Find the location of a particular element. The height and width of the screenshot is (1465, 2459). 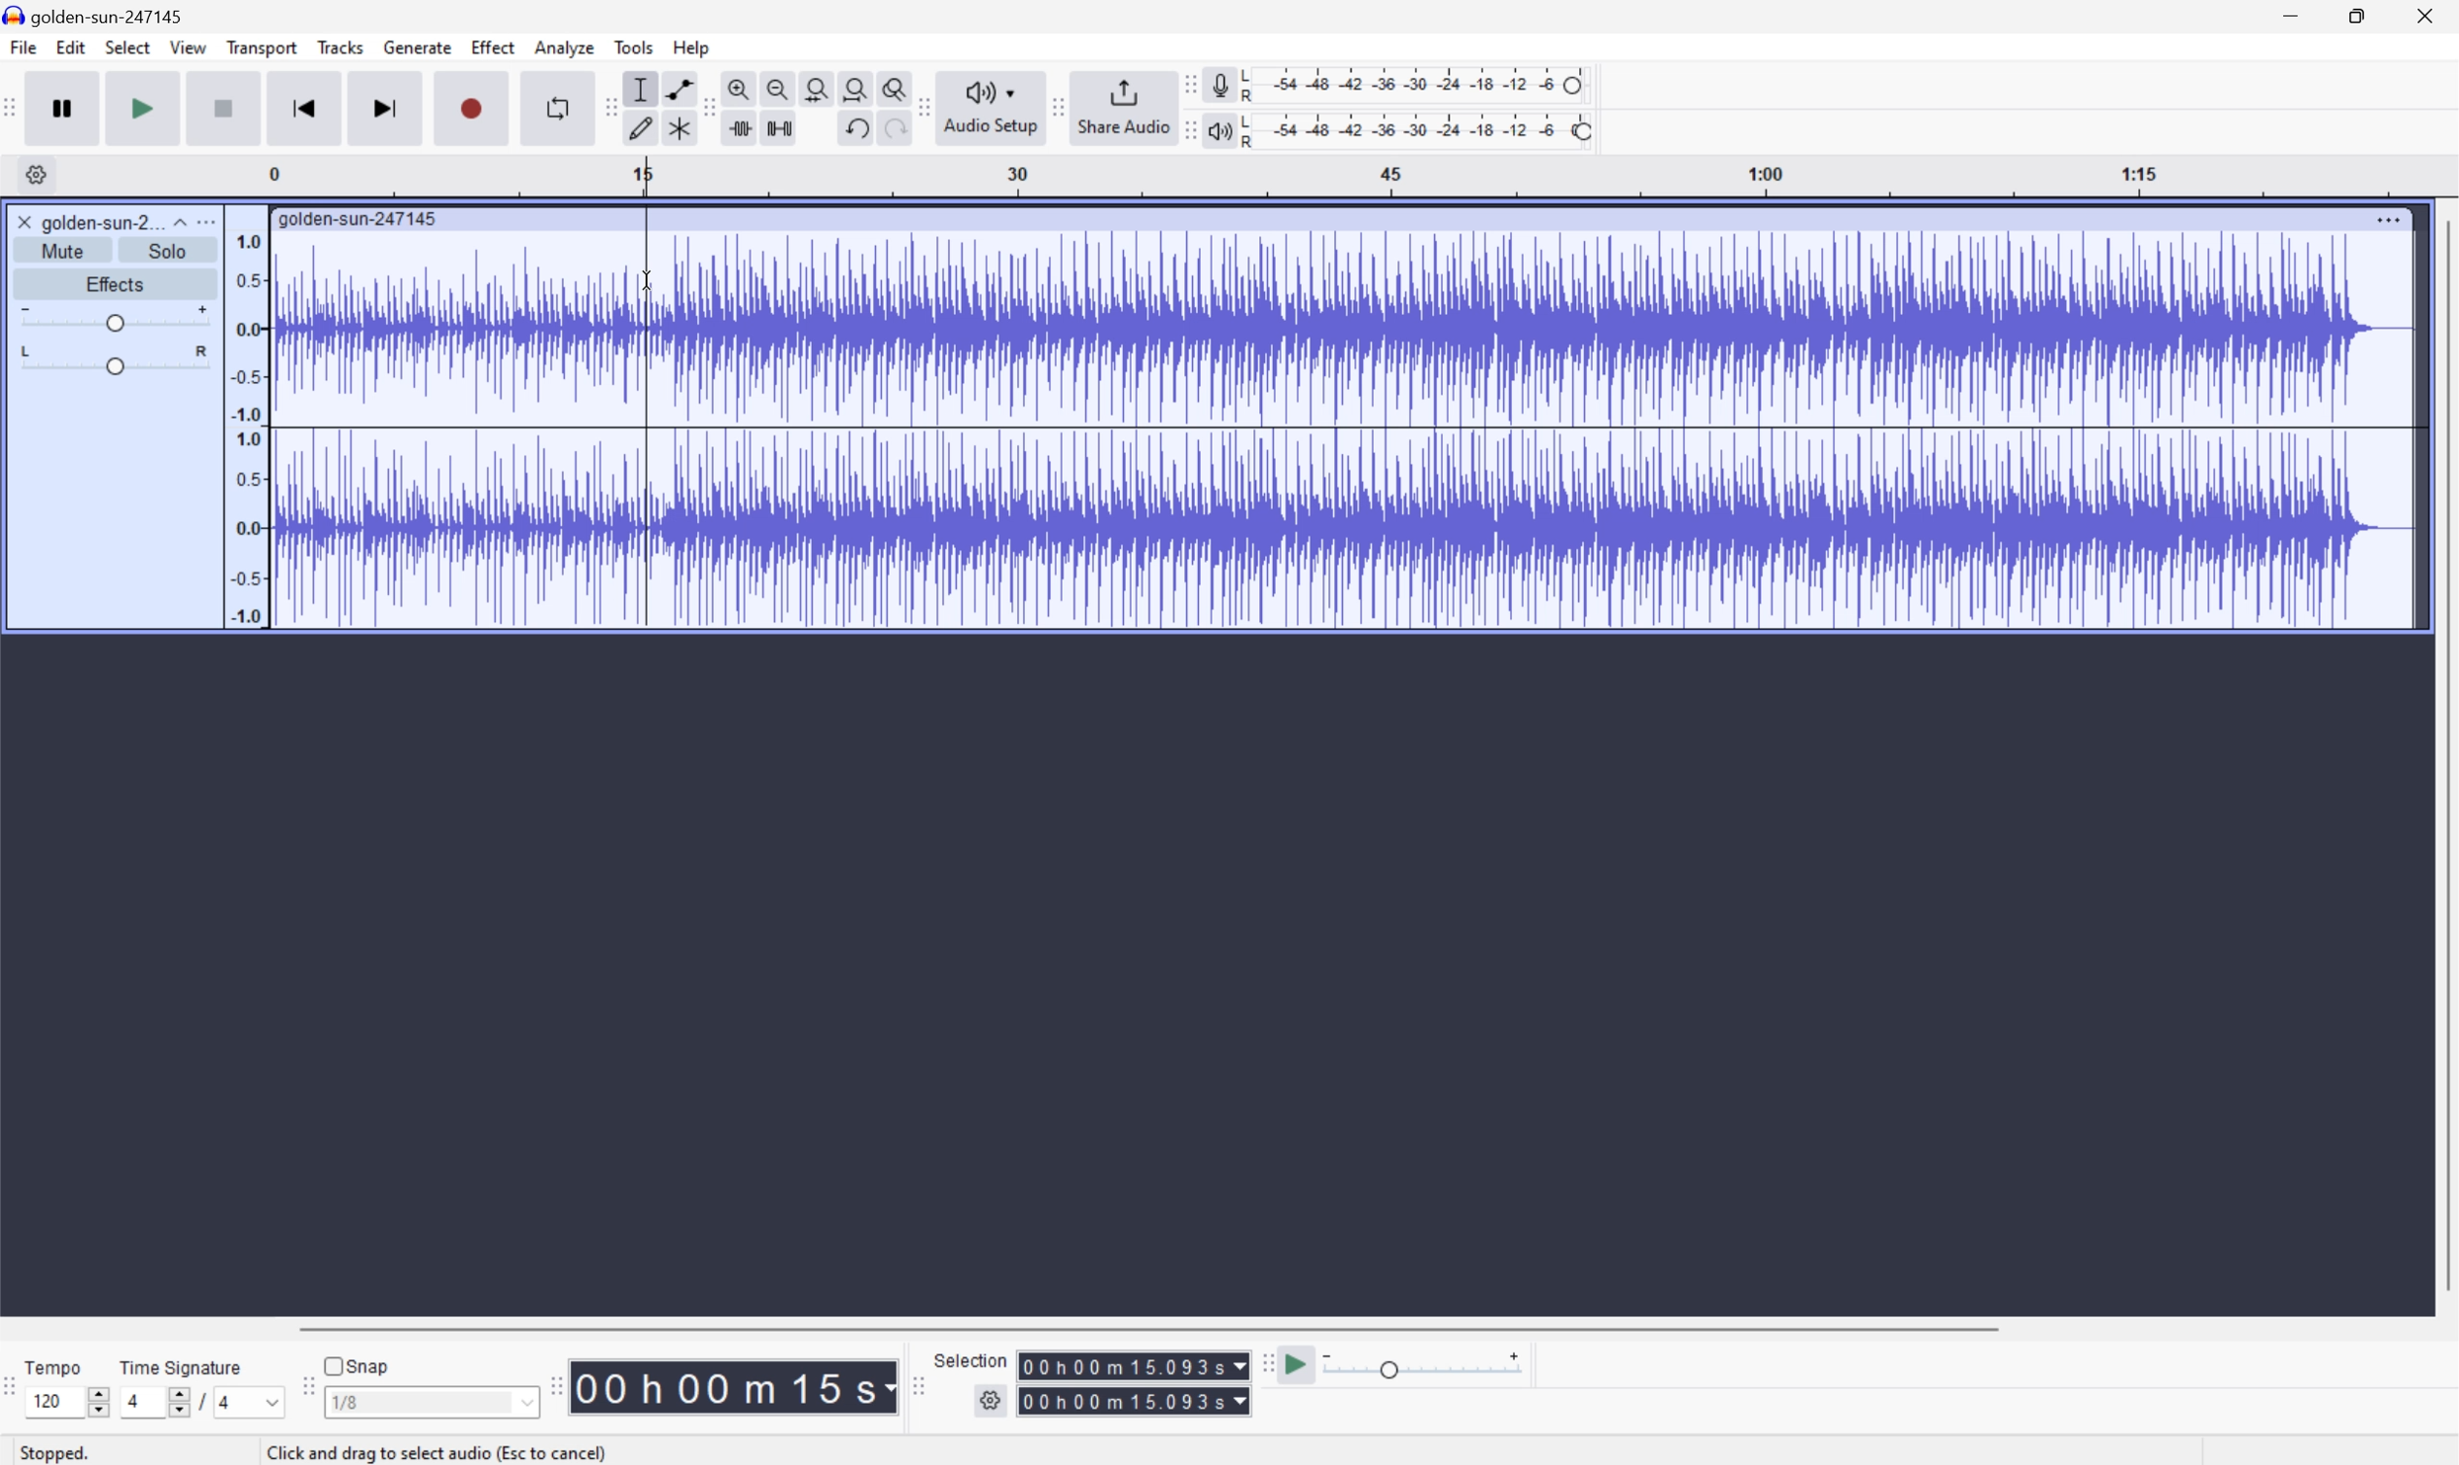

Audio setup is located at coordinates (993, 106).